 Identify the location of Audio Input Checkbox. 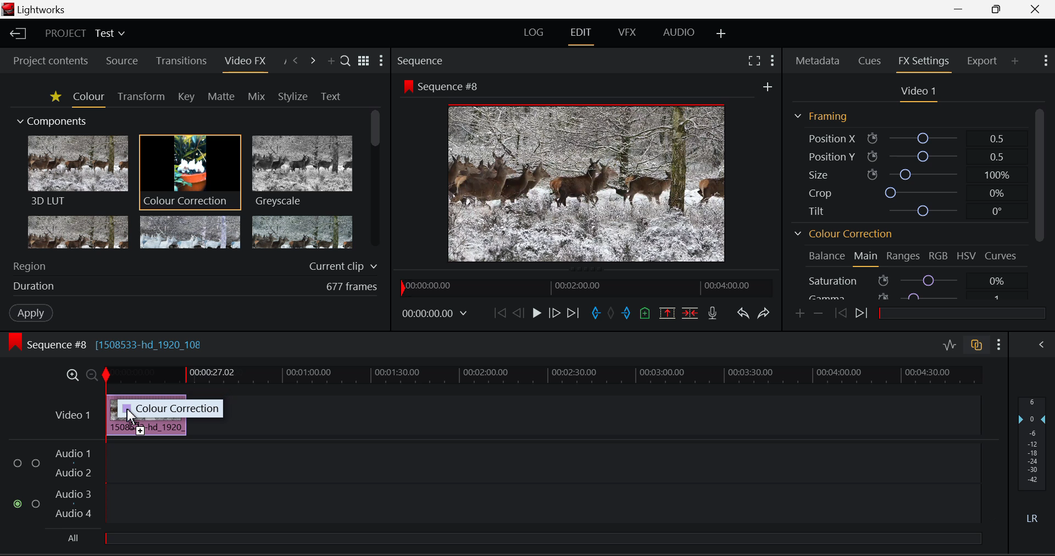
(36, 503).